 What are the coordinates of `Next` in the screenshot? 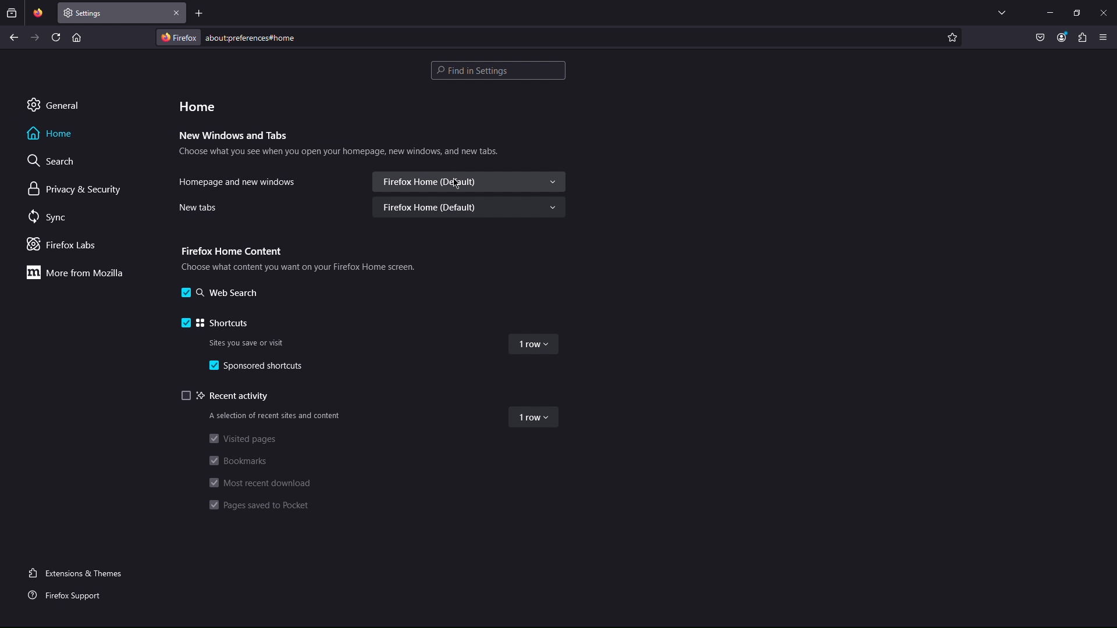 It's located at (35, 37).